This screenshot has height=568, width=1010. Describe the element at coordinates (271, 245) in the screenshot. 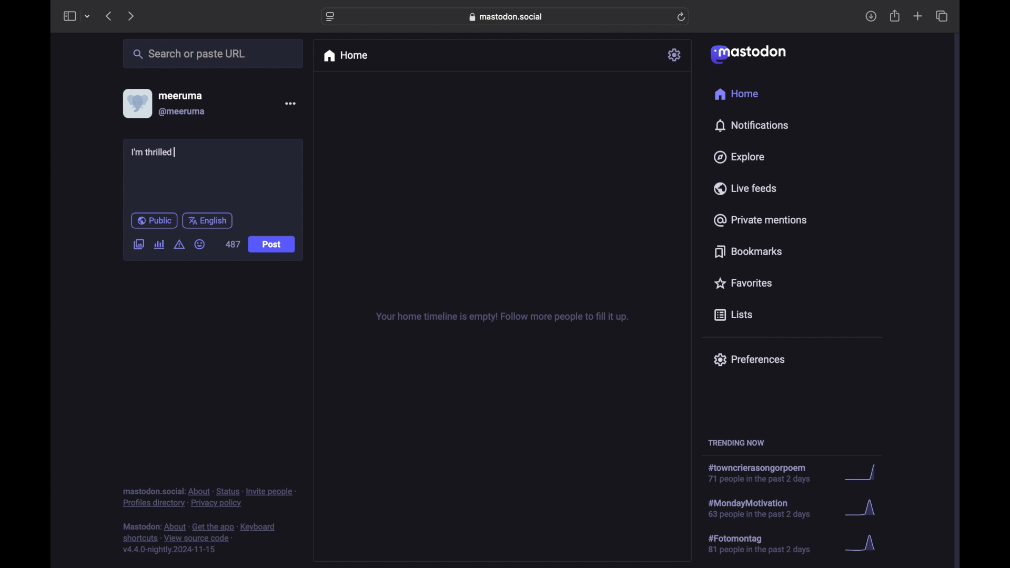

I see `post` at that location.